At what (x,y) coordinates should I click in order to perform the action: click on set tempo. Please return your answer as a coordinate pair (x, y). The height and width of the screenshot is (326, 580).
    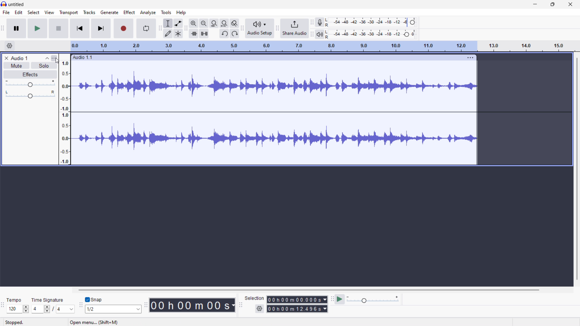
    Looking at the image, I should click on (18, 309).